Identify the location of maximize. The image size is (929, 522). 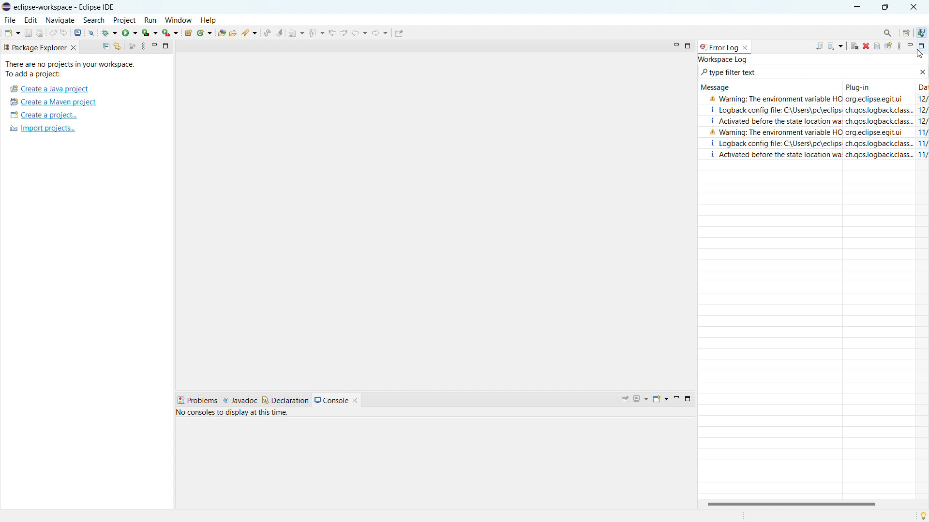
(921, 46).